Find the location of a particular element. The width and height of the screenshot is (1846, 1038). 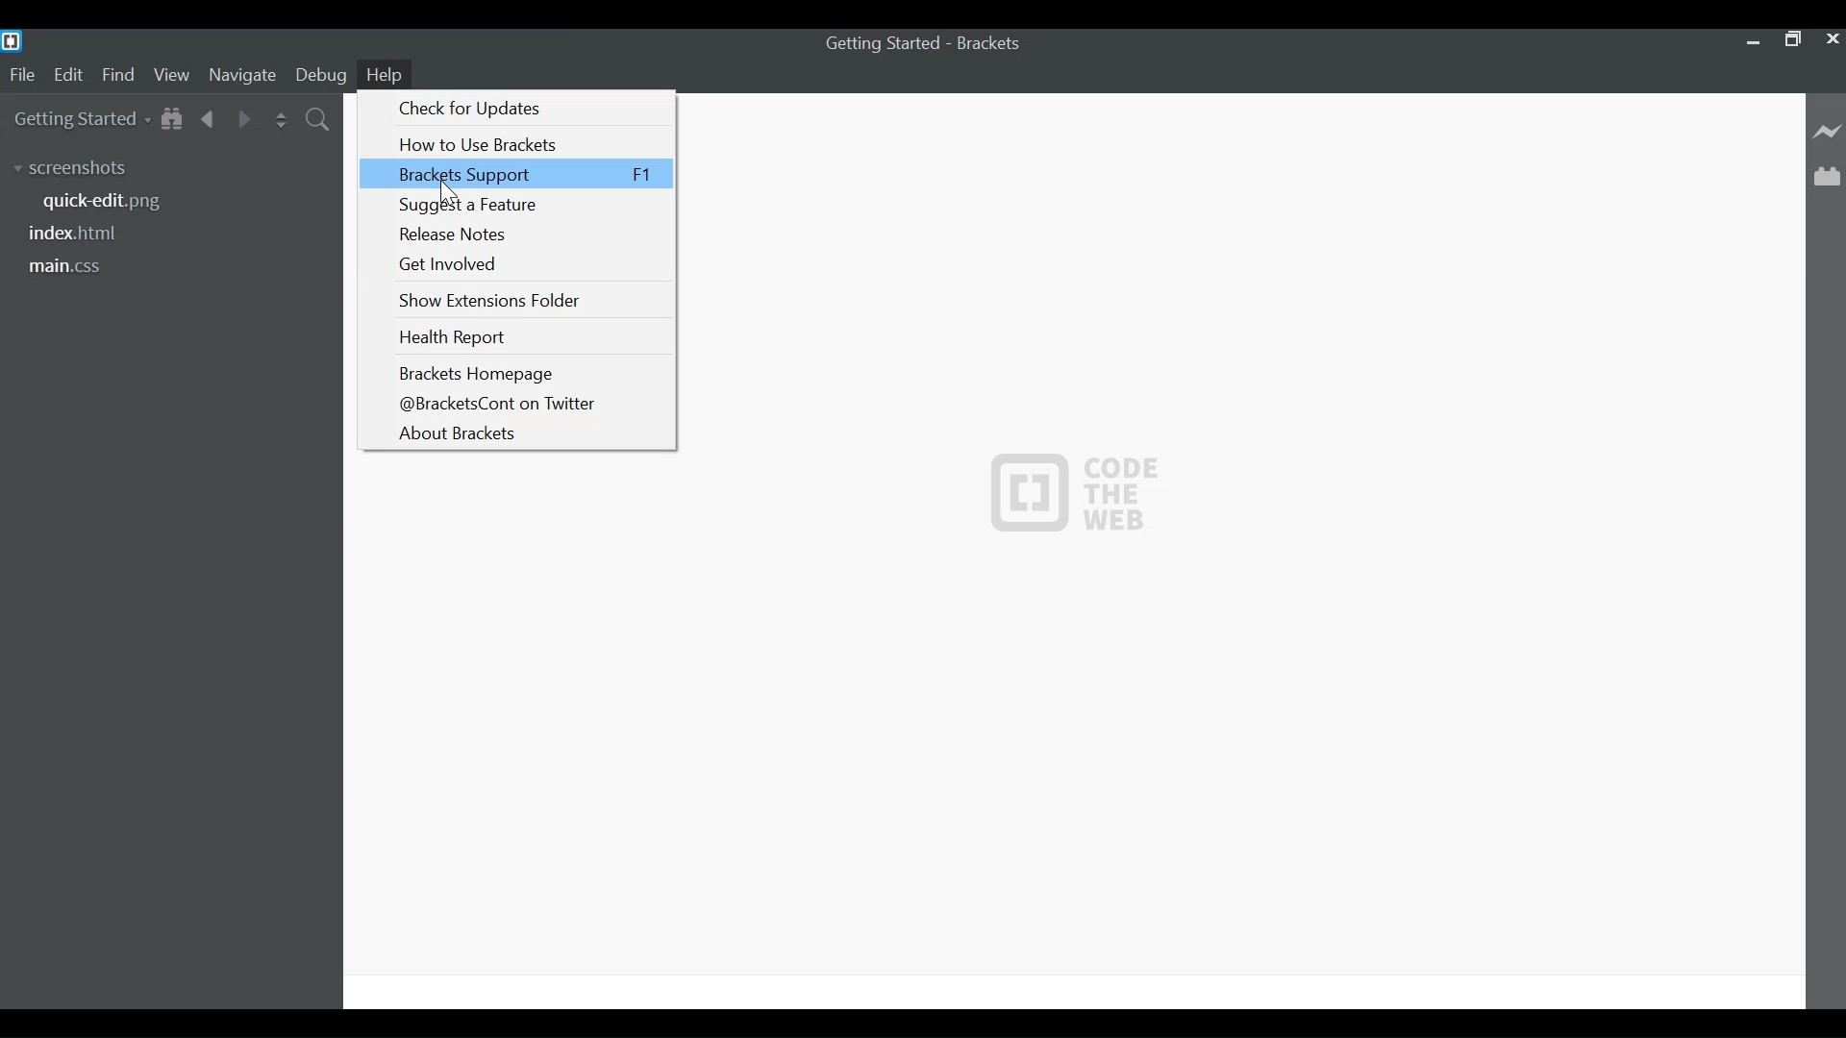

Manage Extensions is located at coordinates (1830, 175).